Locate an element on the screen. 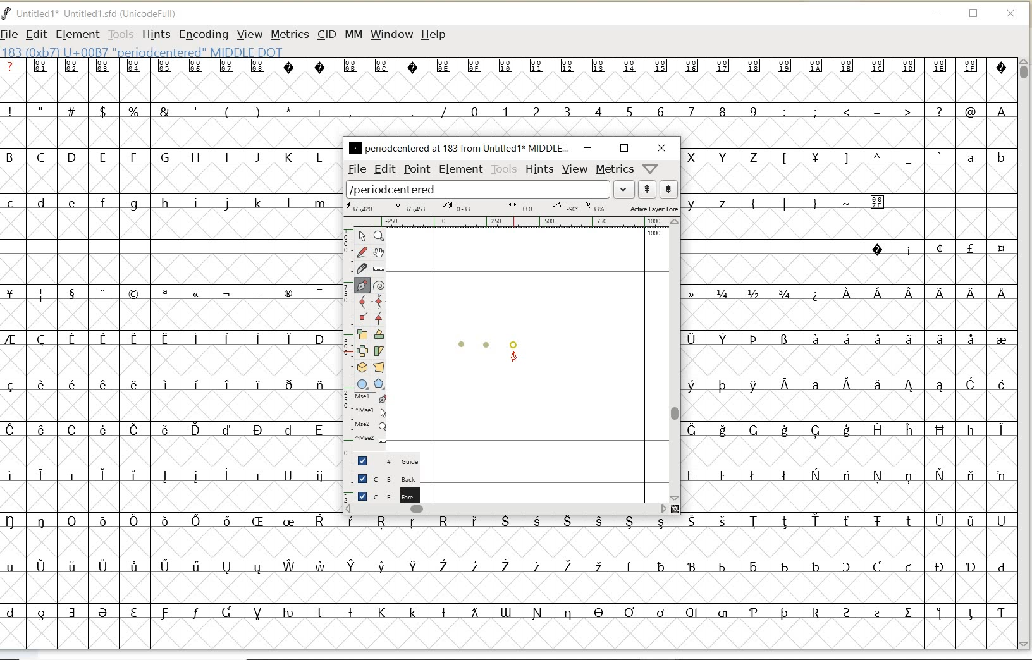 The height and width of the screenshot is (660, 1032). pointer is located at coordinates (362, 236).